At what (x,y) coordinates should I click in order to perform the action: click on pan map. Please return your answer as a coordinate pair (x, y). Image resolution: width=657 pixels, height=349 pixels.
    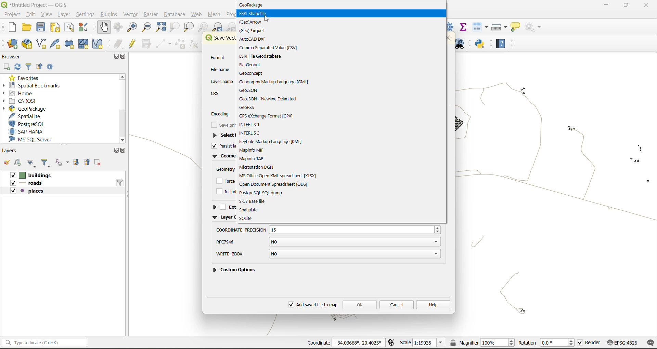
    Looking at the image, I should click on (105, 27).